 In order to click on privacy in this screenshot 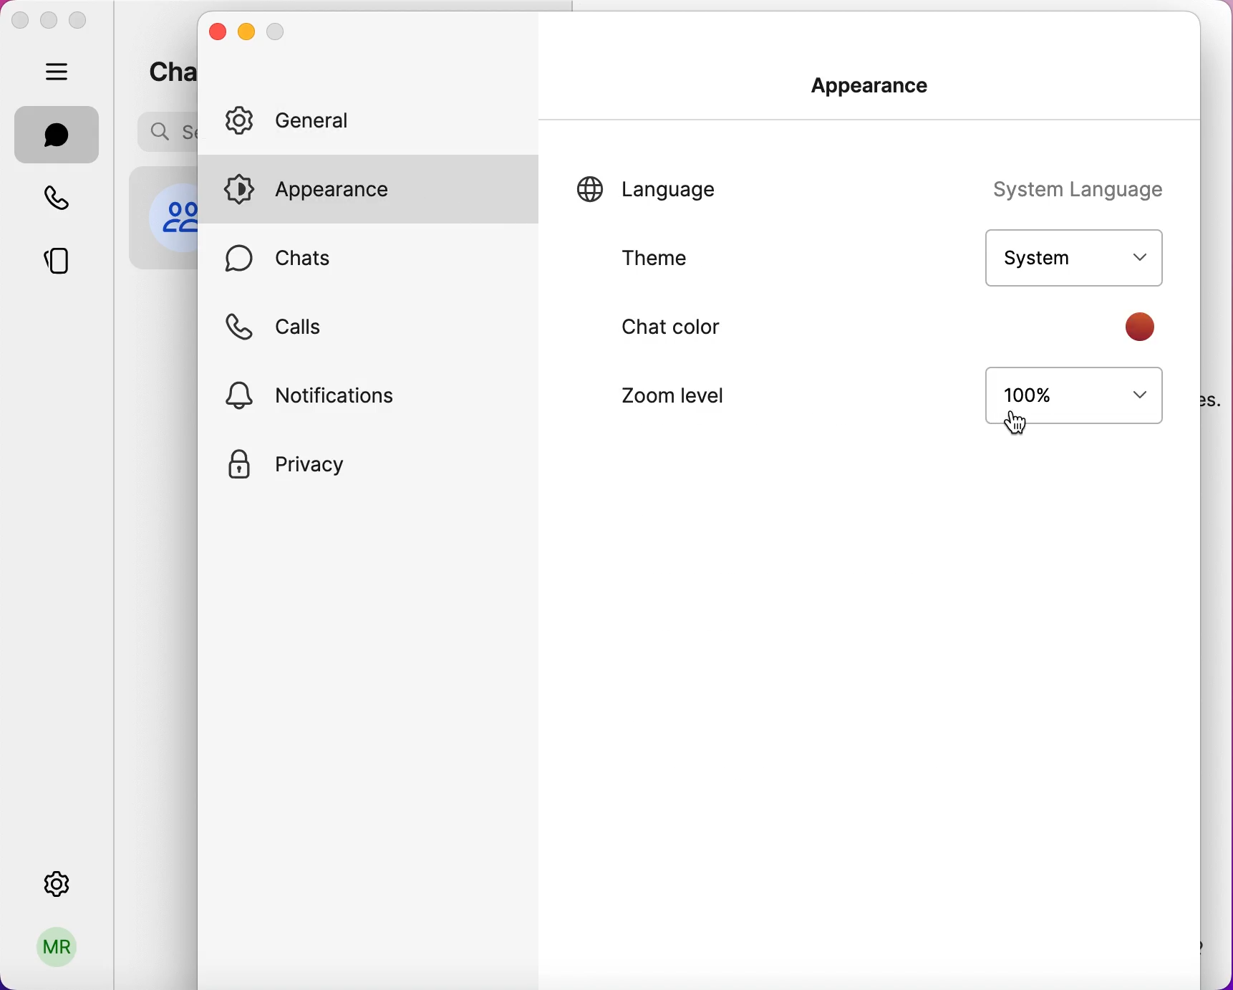, I will do `click(304, 470)`.